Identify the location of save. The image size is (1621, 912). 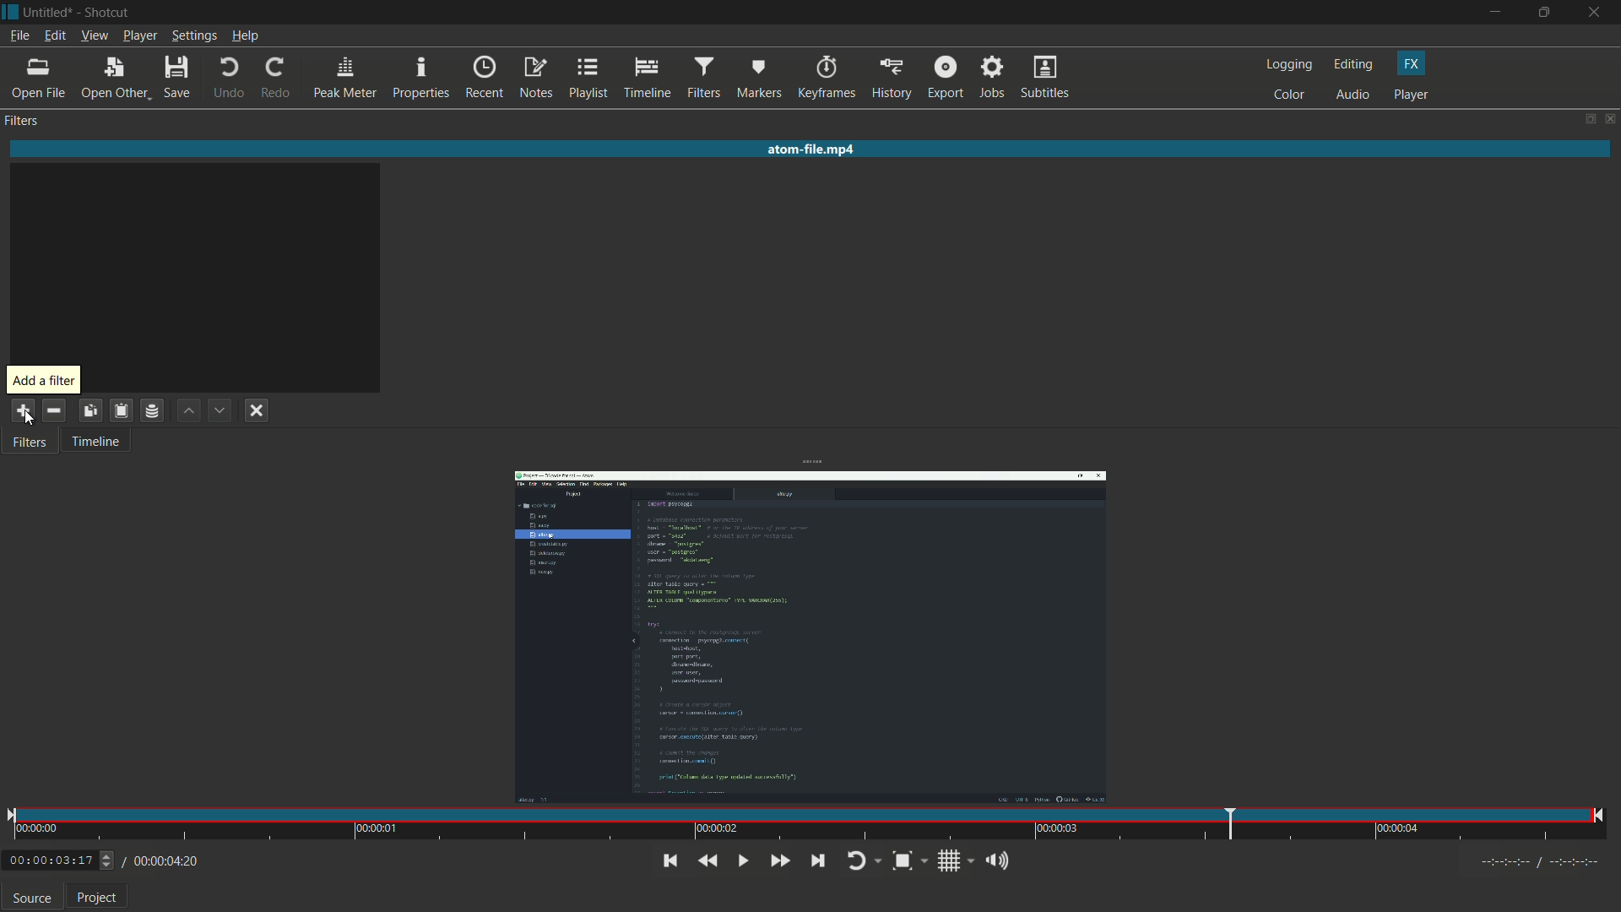
(176, 75).